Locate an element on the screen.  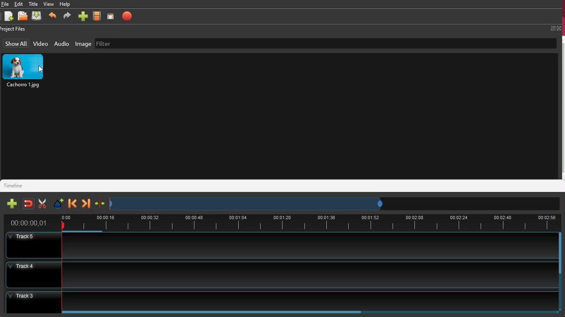
dowload is located at coordinates (38, 17).